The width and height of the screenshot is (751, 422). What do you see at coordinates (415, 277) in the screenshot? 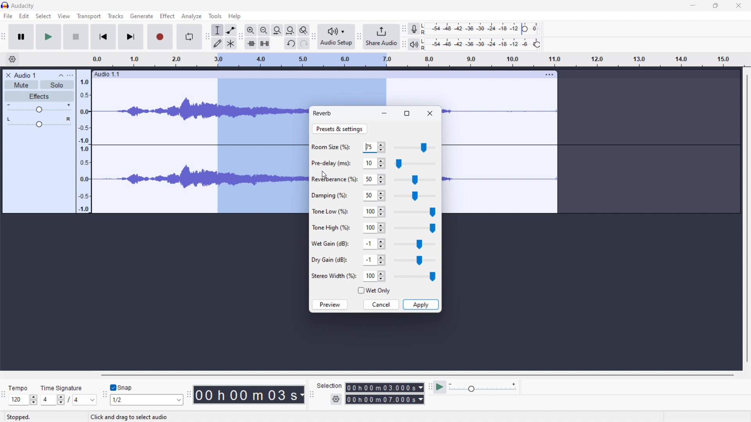
I see `stereo width slider` at bounding box center [415, 277].